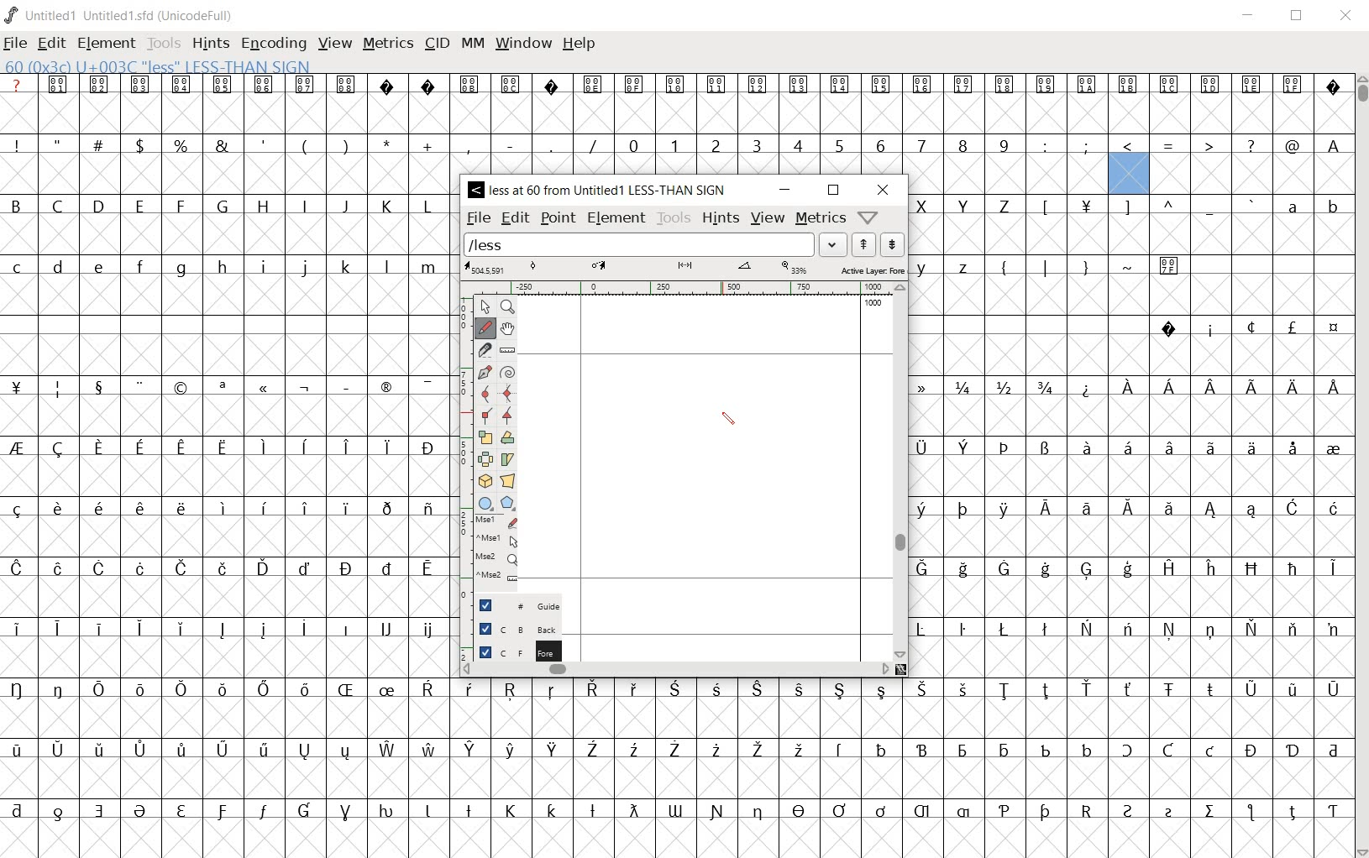  I want to click on close, so click(883, 190).